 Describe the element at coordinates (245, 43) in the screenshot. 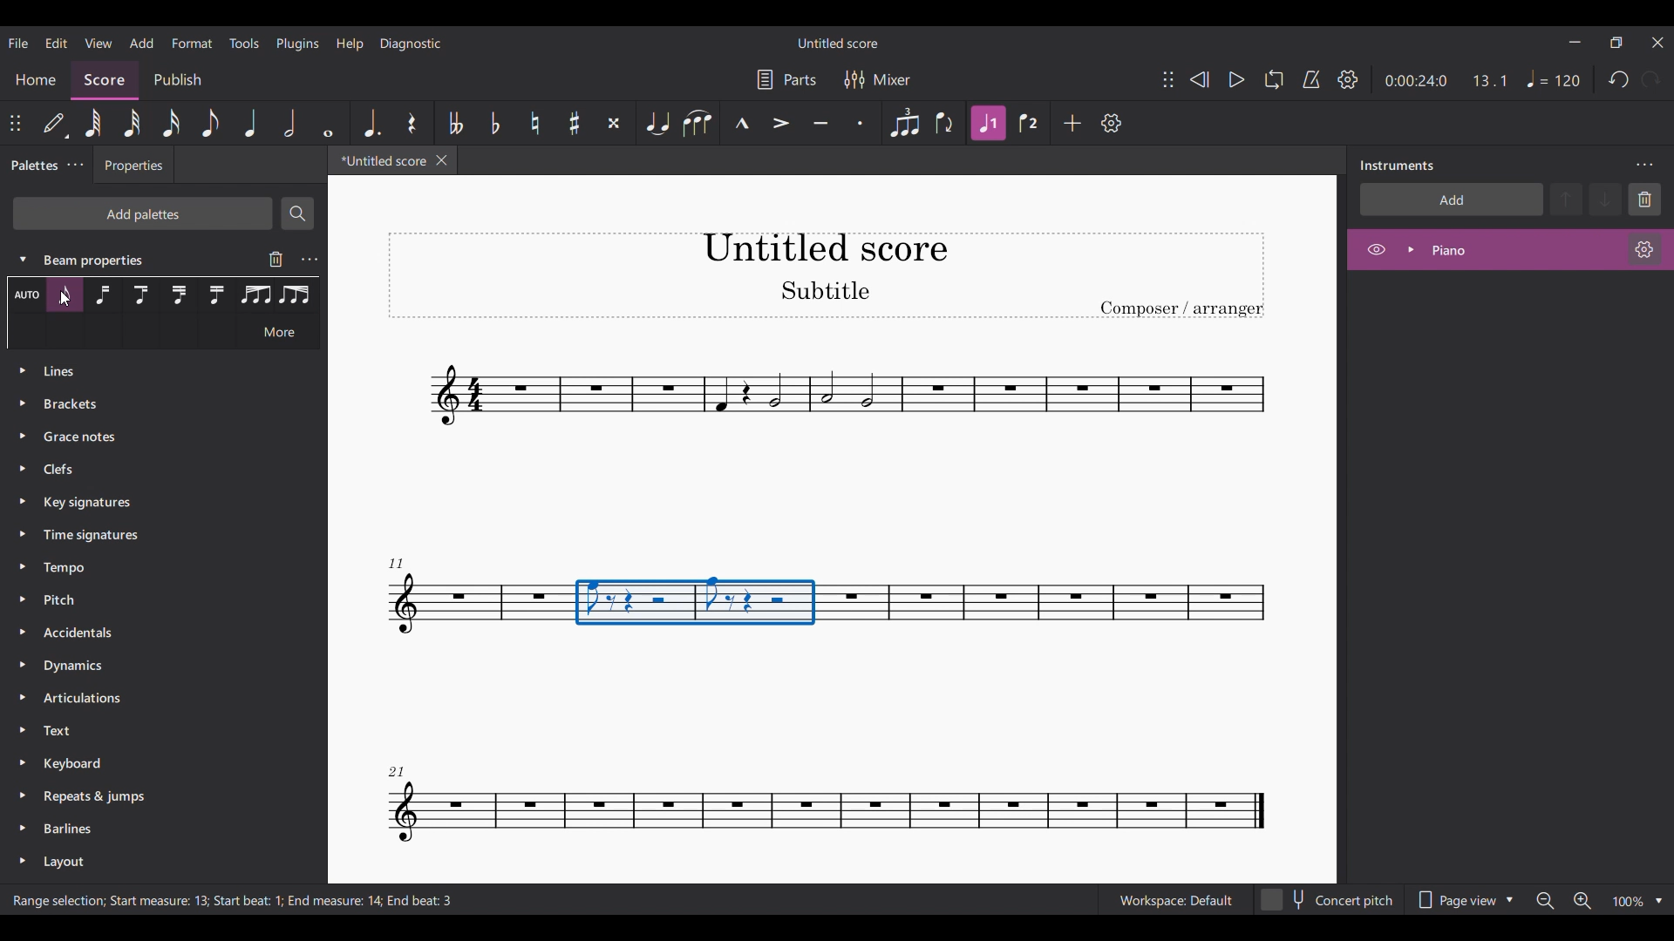

I see `Tools menu` at that location.